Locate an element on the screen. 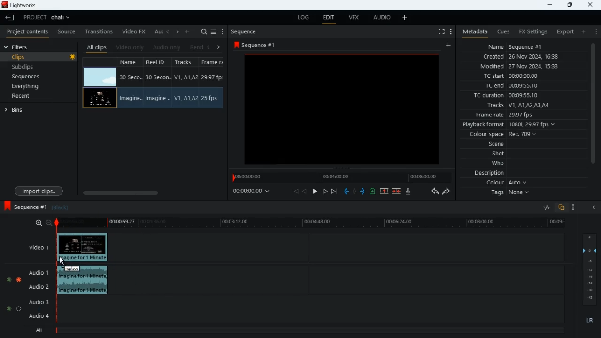  scene is located at coordinates (492, 144).